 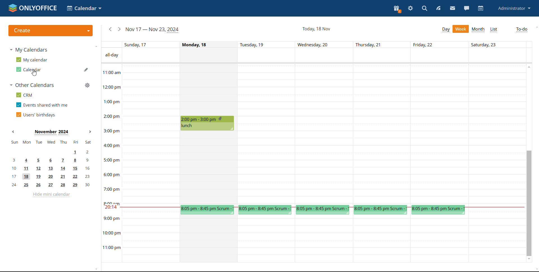 What do you see at coordinates (536, 27) in the screenshot?
I see `scroll up` at bounding box center [536, 27].